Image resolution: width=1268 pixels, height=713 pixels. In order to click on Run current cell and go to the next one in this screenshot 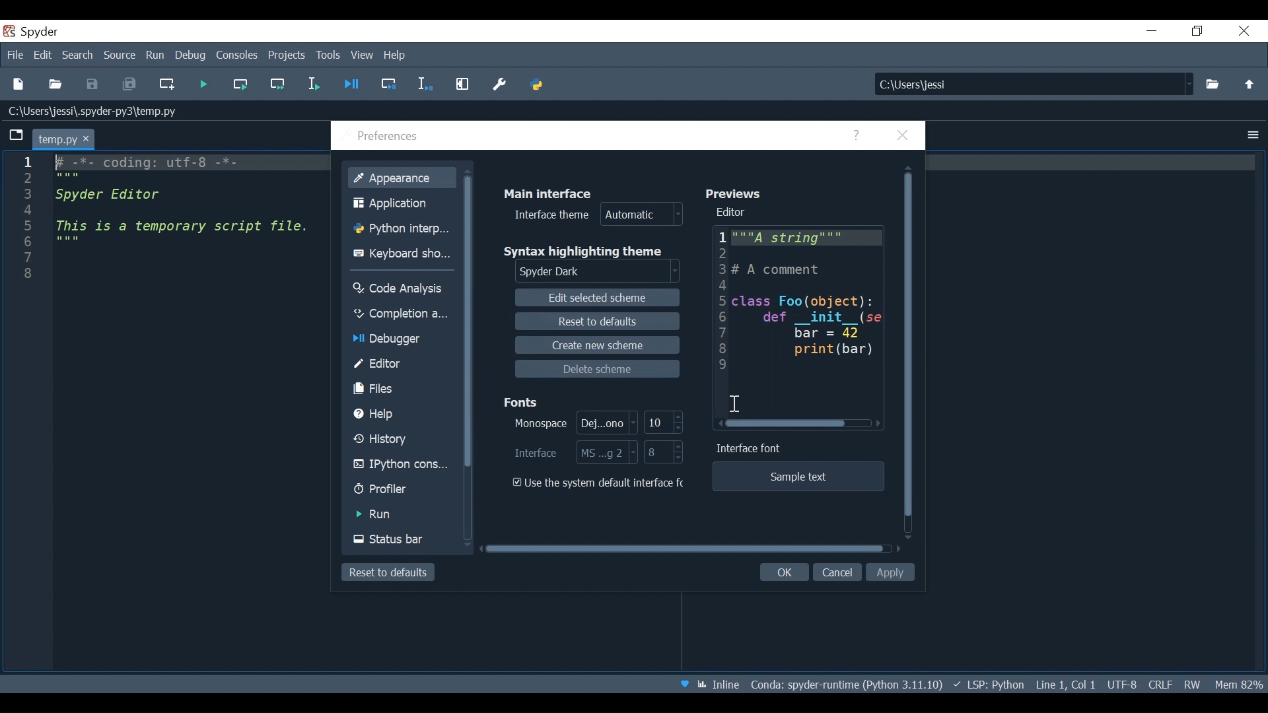, I will do `click(279, 85)`.